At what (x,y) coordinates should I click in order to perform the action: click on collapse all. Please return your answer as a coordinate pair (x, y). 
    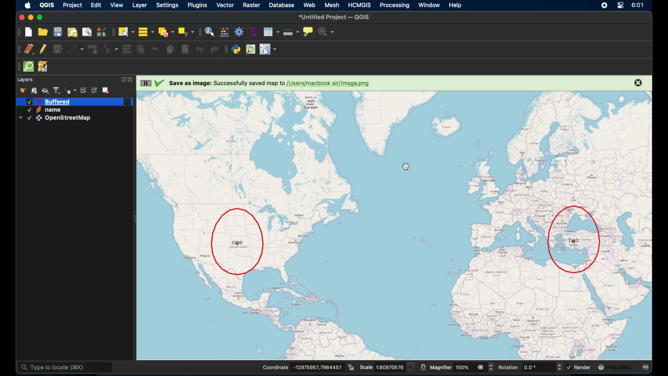
    Looking at the image, I should click on (95, 91).